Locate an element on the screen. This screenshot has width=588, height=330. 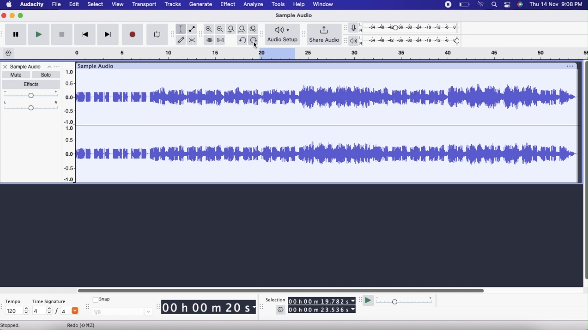
Selection is located at coordinates (274, 300).